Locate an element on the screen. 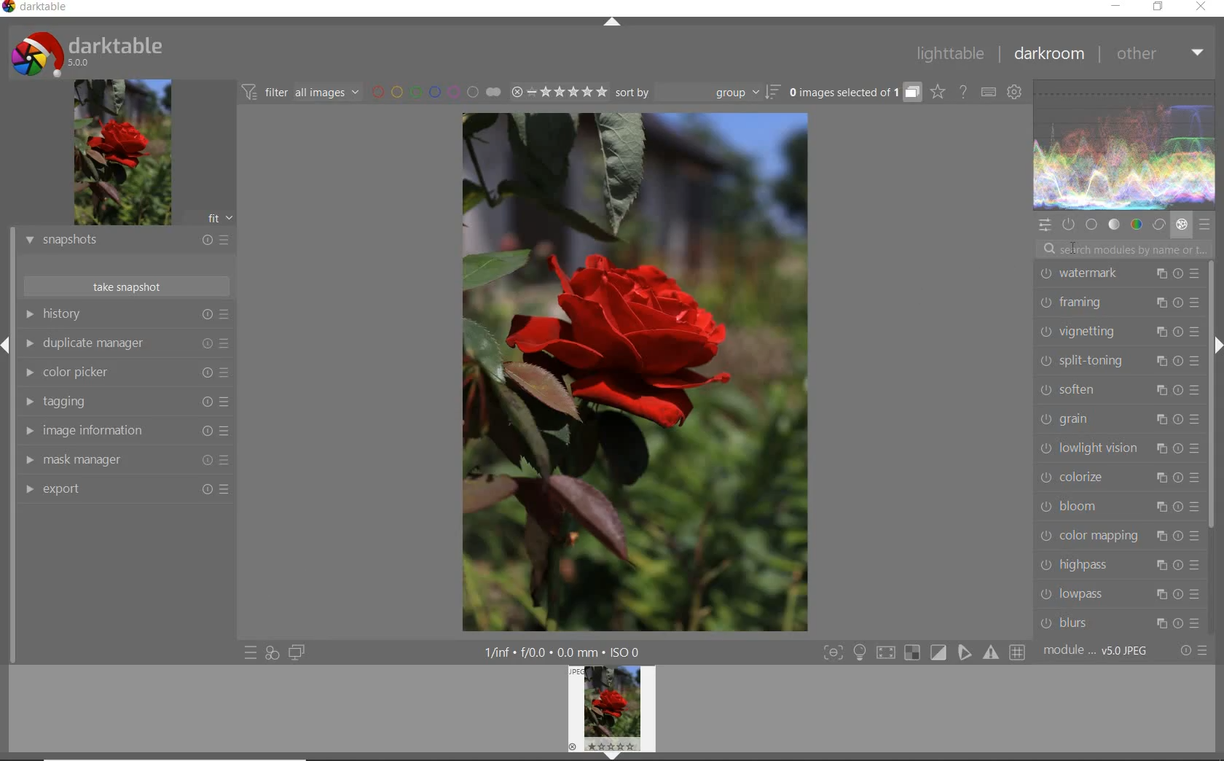 Image resolution: width=1224 pixels, height=761 pixels. quick access panel is located at coordinates (1044, 225).